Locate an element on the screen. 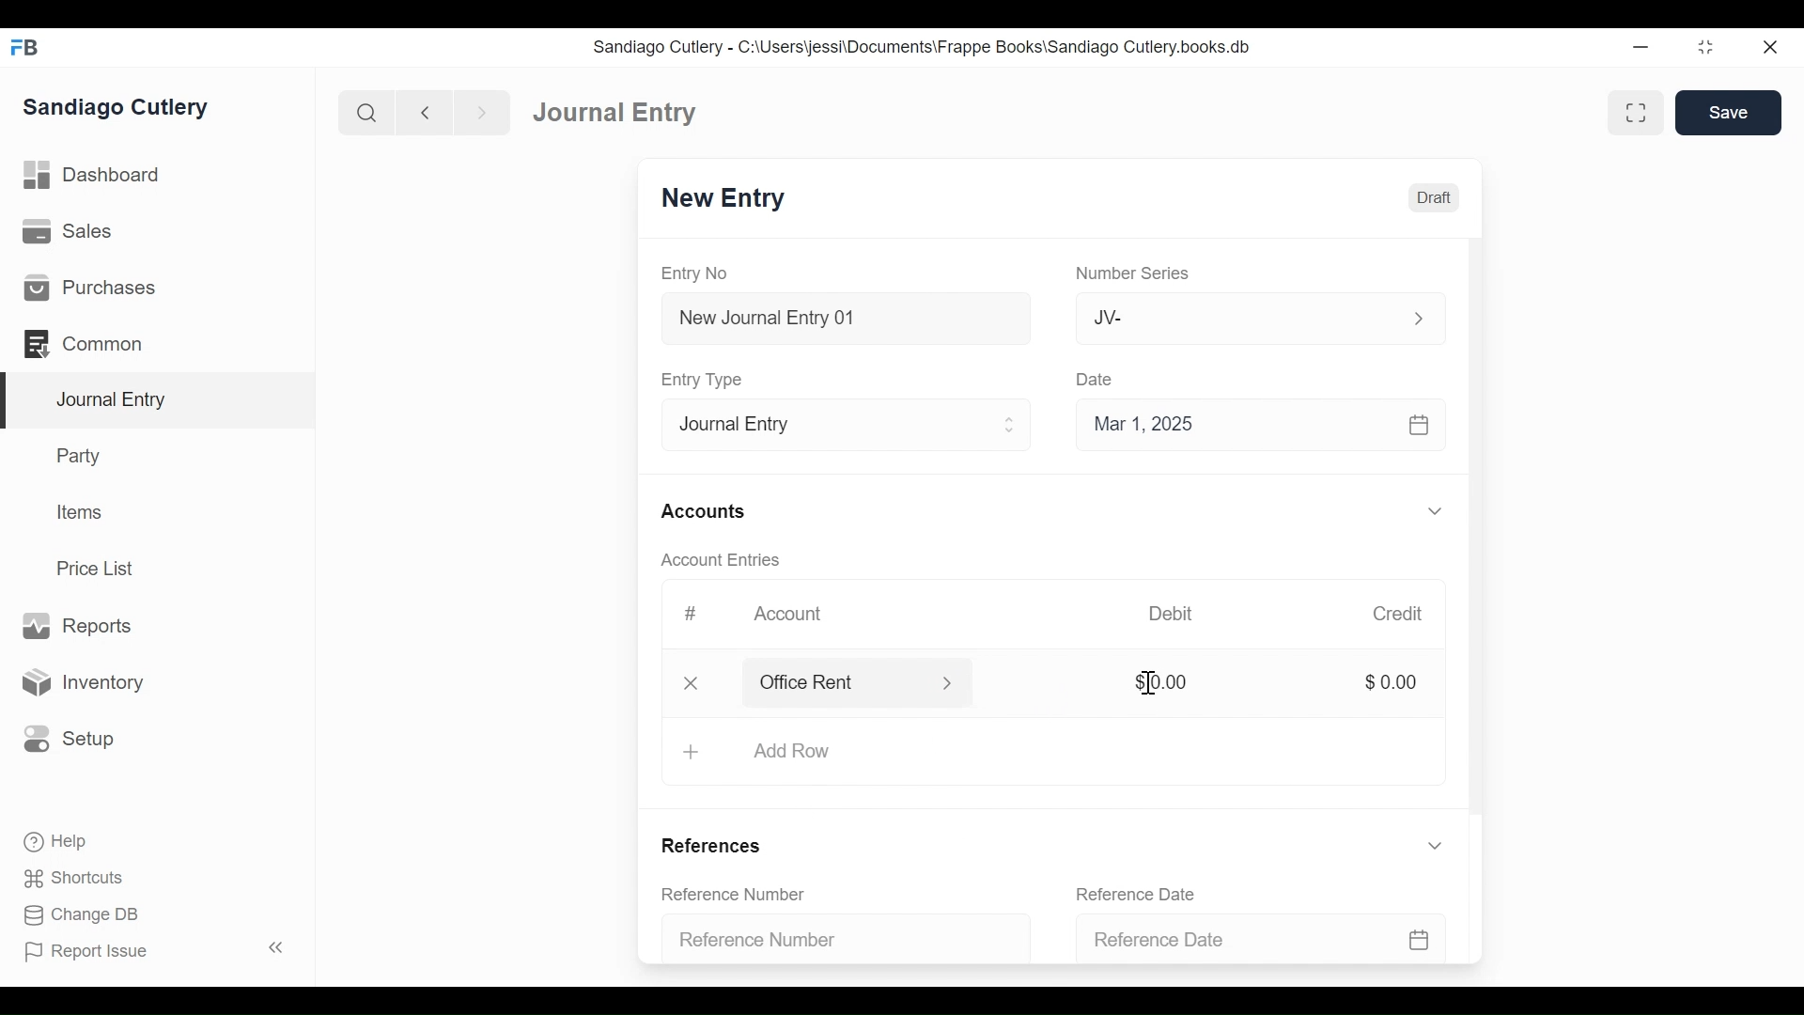  Account Entries is located at coordinates (713, 560).